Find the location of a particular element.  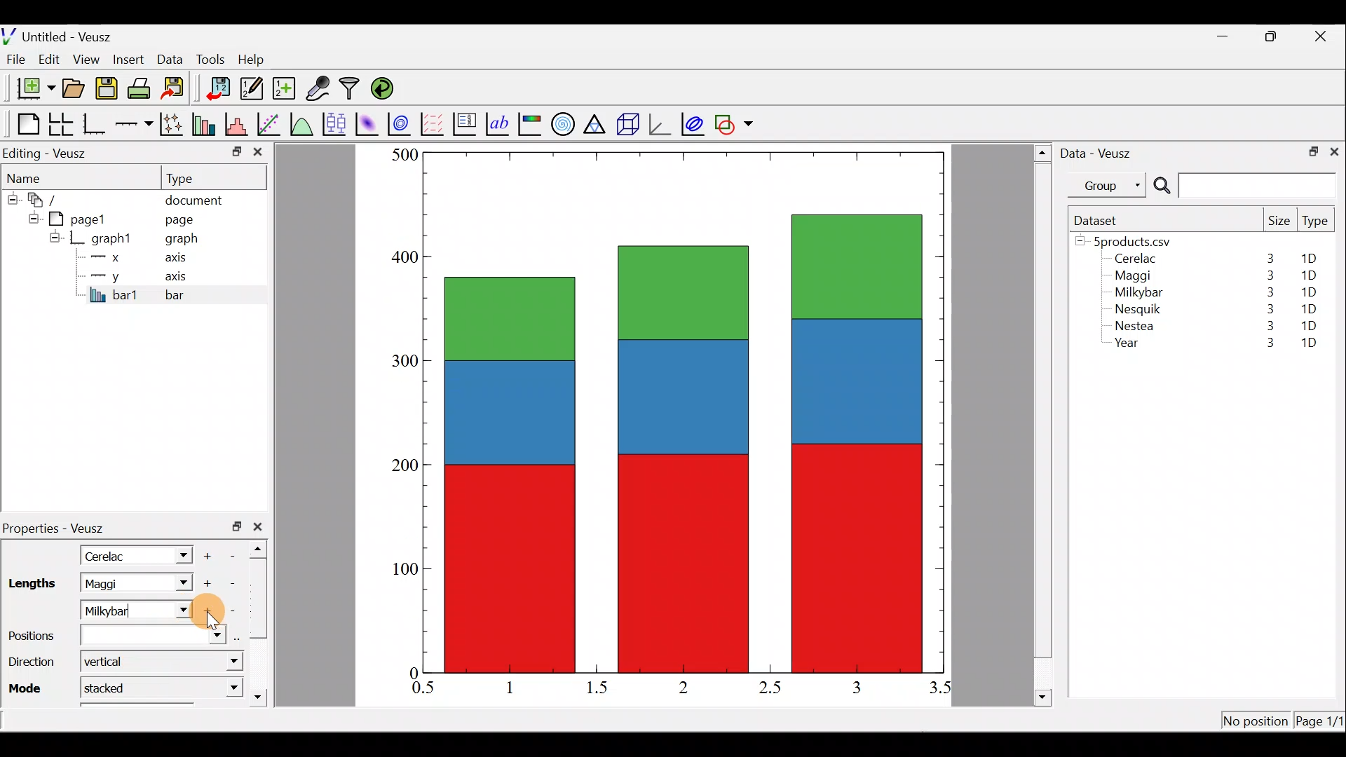

Save the document is located at coordinates (108, 91).